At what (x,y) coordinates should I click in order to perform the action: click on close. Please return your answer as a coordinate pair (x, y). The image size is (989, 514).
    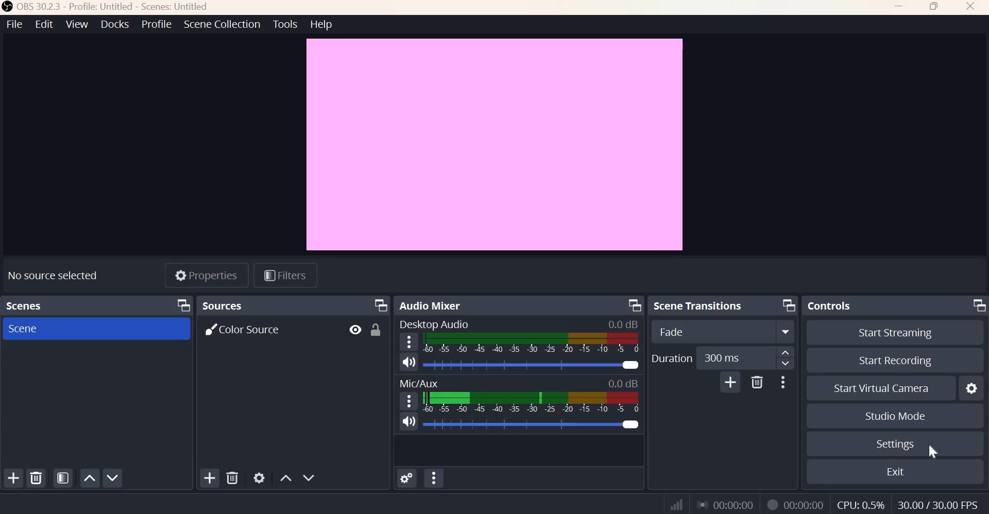
    Looking at the image, I should click on (970, 7).